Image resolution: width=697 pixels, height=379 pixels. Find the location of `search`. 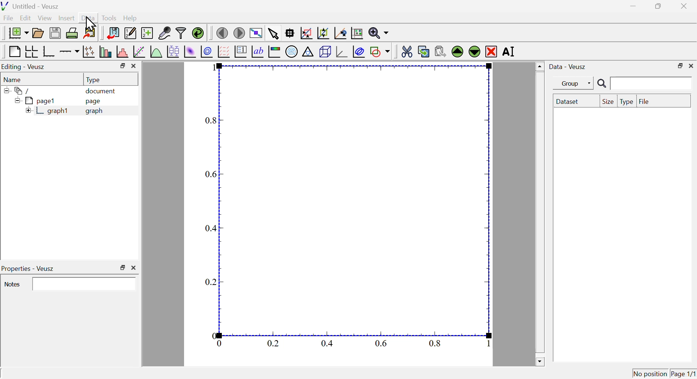

search is located at coordinates (643, 84).